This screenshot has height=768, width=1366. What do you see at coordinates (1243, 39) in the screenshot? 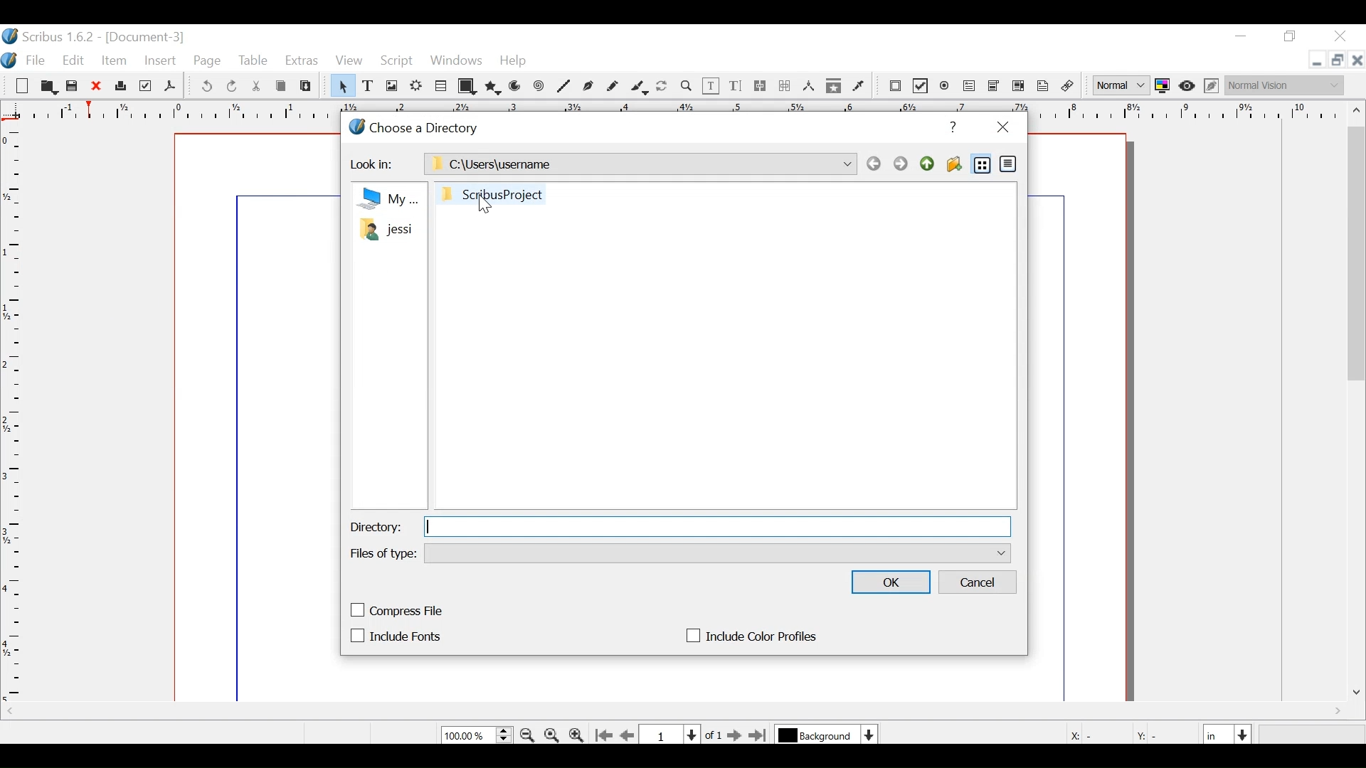
I see `minimize` at bounding box center [1243, 39].